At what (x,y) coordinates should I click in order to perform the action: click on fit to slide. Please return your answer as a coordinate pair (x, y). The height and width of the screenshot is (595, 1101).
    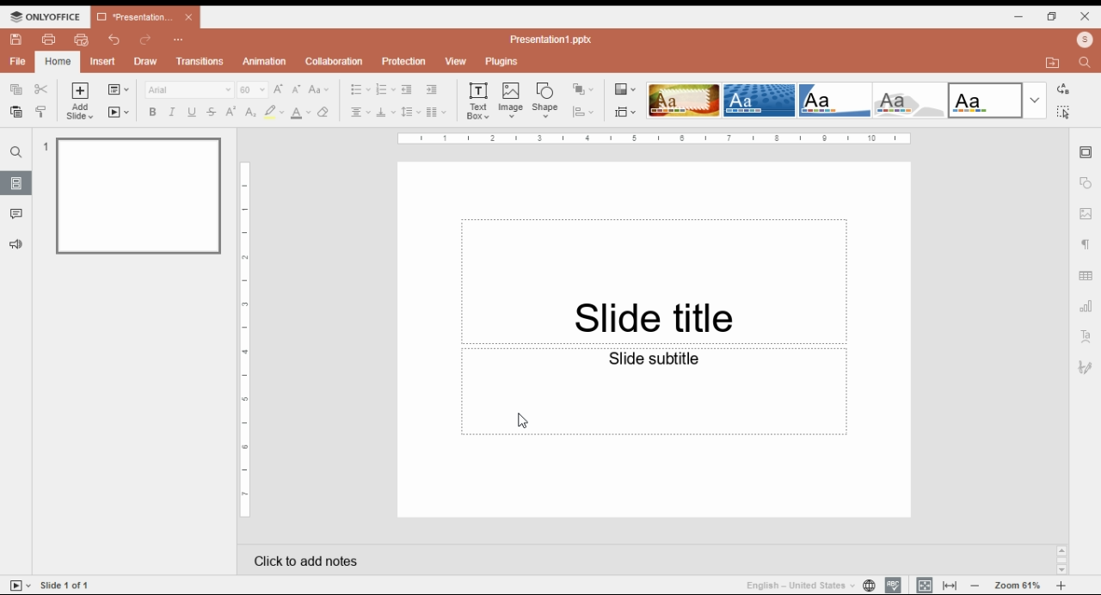
    Looking at the image, I should click on (925, 585).